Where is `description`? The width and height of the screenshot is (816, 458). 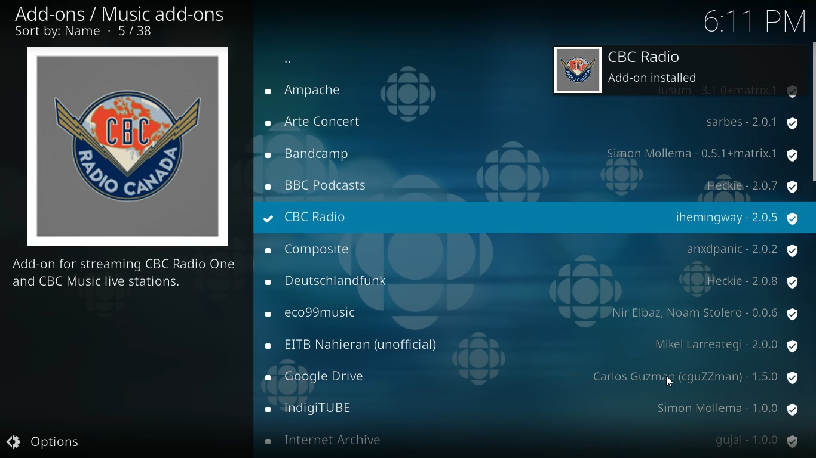
description is located at coordinates (127, 273).